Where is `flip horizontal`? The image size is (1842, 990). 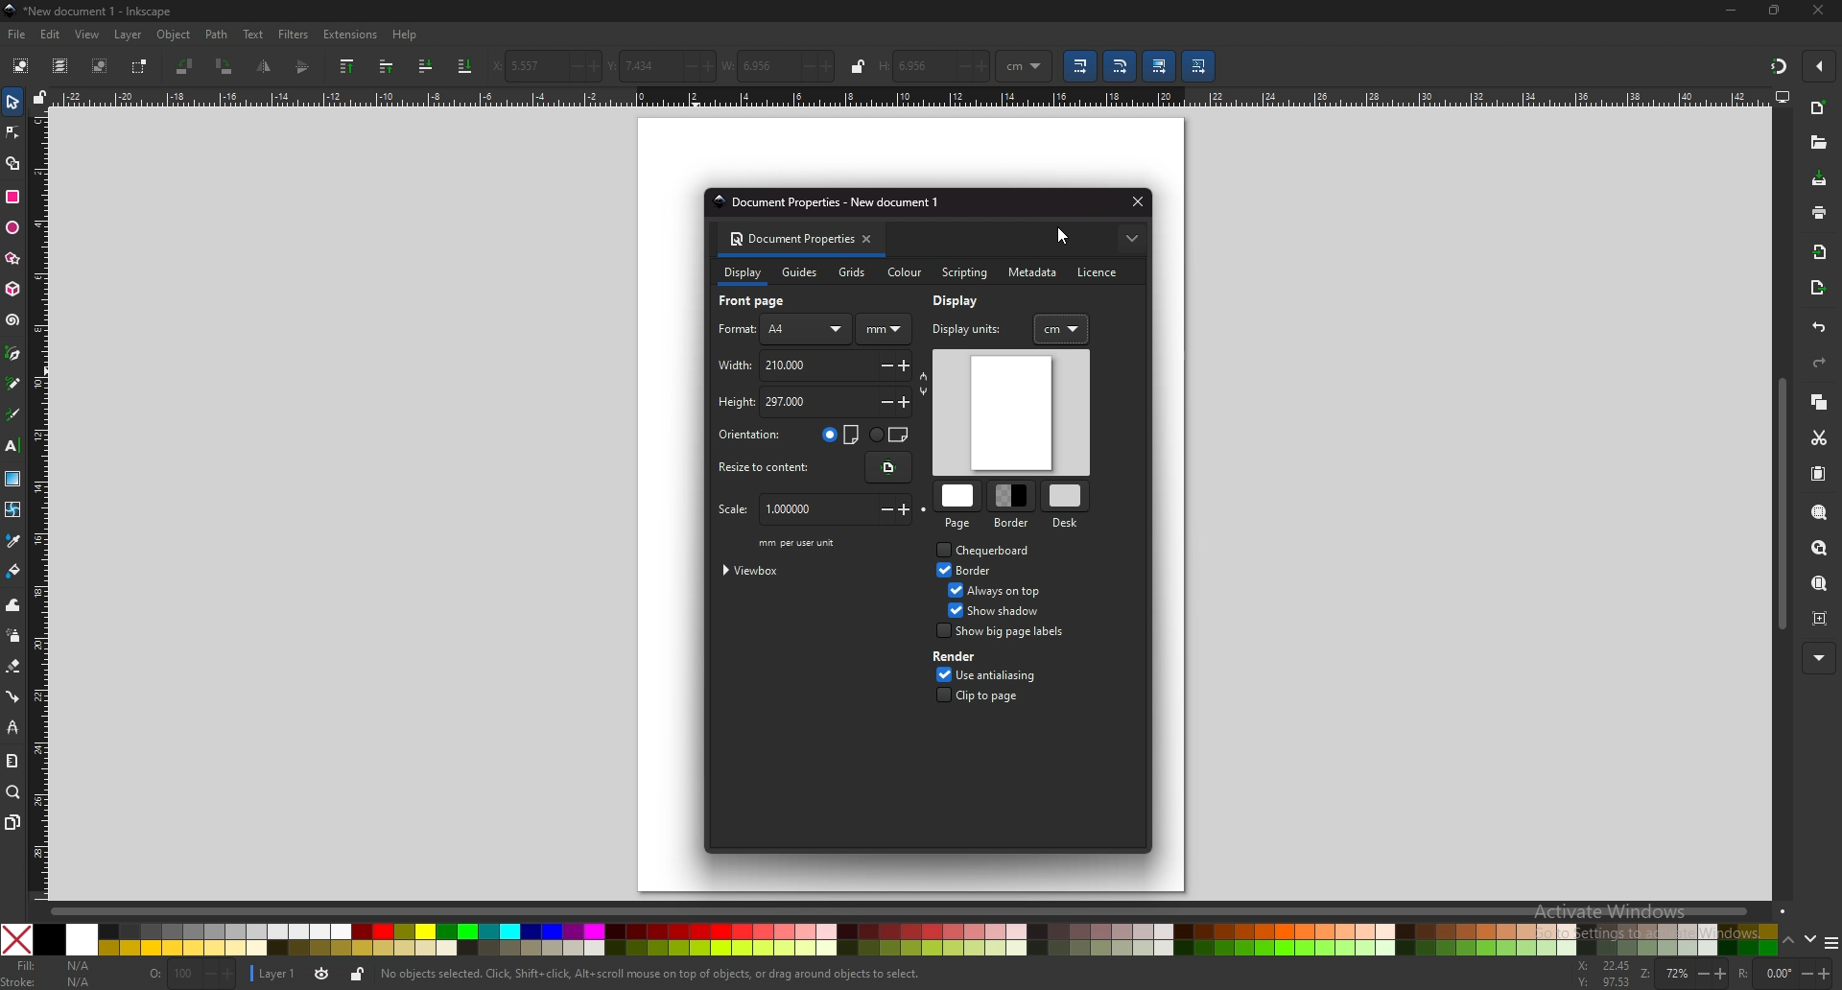 flip horizontal is located at coordinates (265, 66).